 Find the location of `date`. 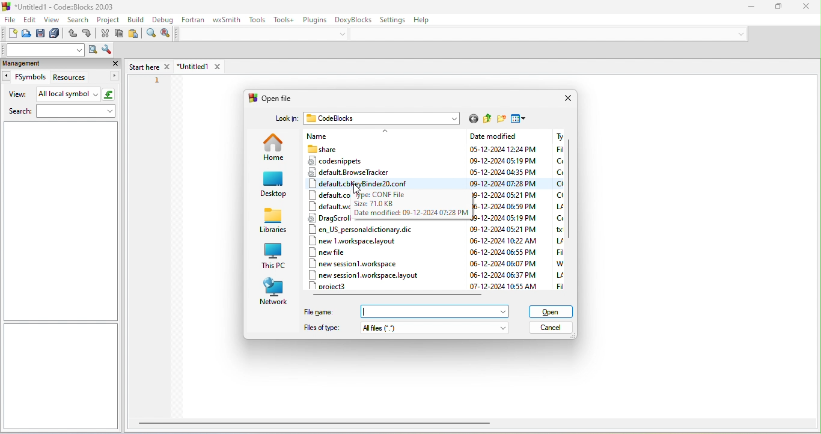

date is located at coordinates (506, 194).